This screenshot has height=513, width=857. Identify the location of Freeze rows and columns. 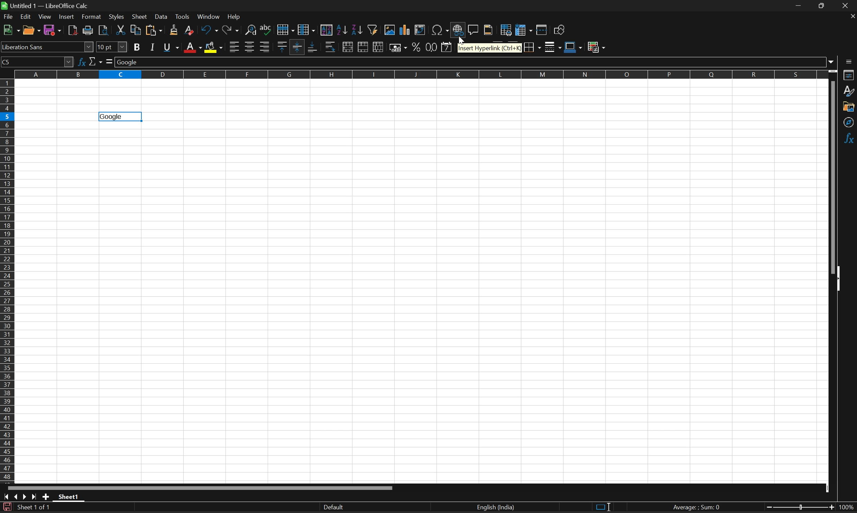
(524, 29).